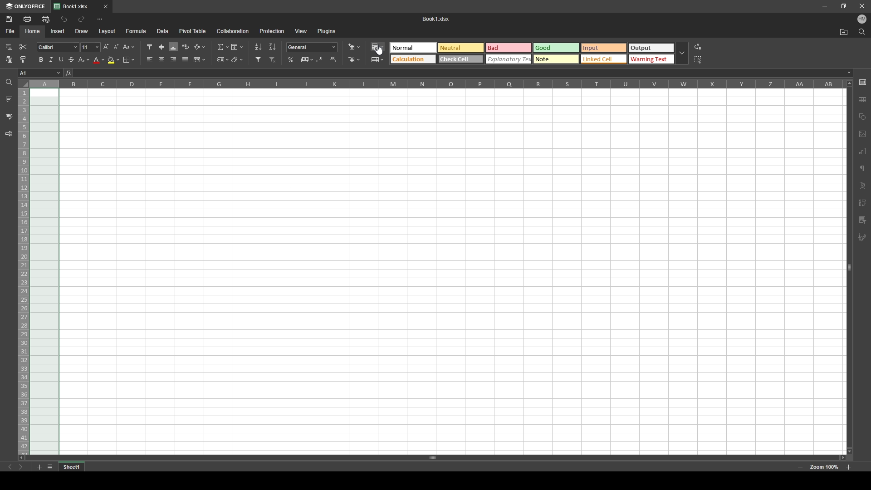 This screenshot has width=871, height=490. What do you see at coordinates (377, 47) in the screenshot?
I see `conditional formatting` at bounding box center [377, 47].